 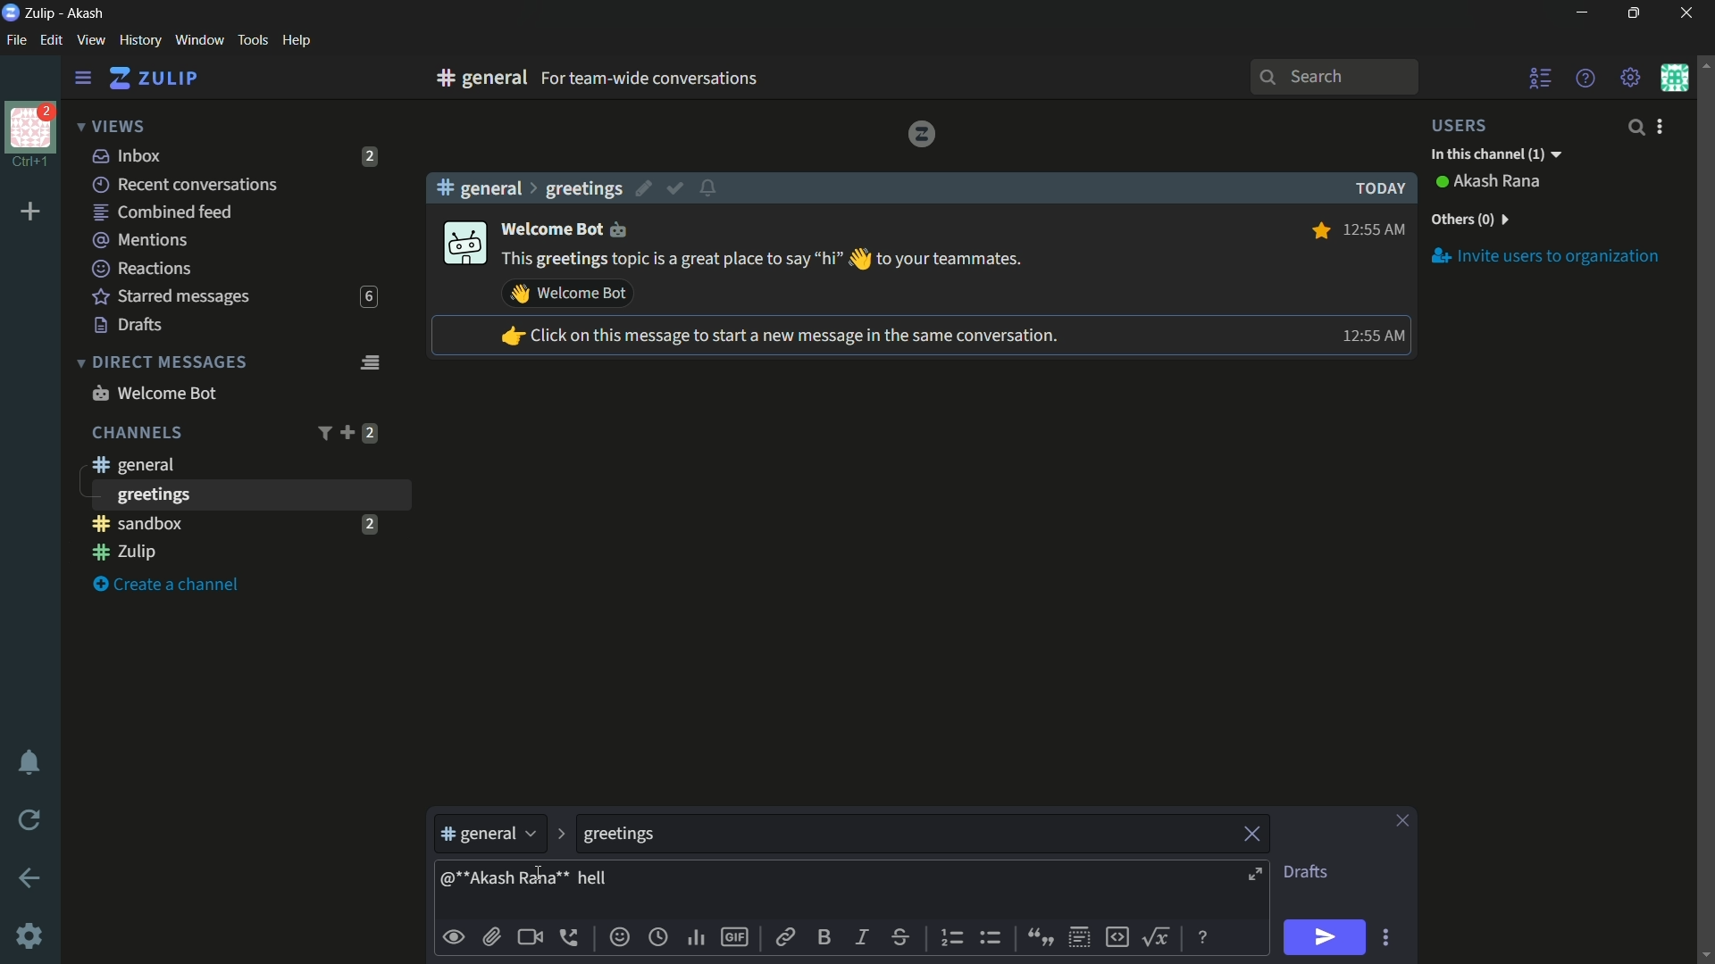 I want to click on add poll, so click(x=698, y=939).